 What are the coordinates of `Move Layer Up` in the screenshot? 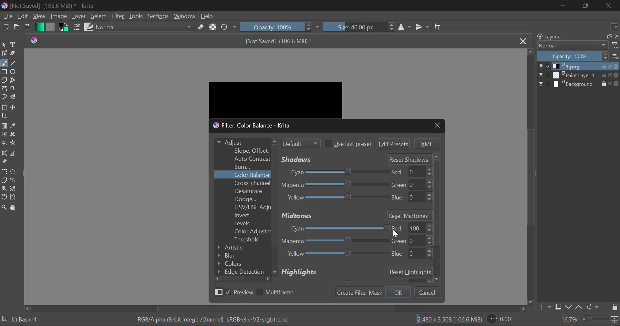 It's located at (580, 307).